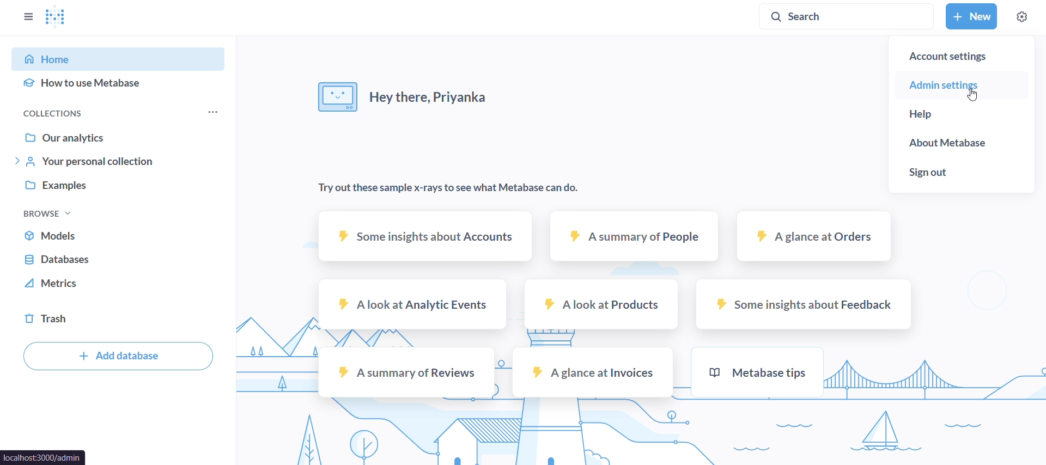 The image size is (1046, 465). What do you see at coordinates (603, 302) in the screenshot?
I see `a look at products` at bounding box center [603, 302].